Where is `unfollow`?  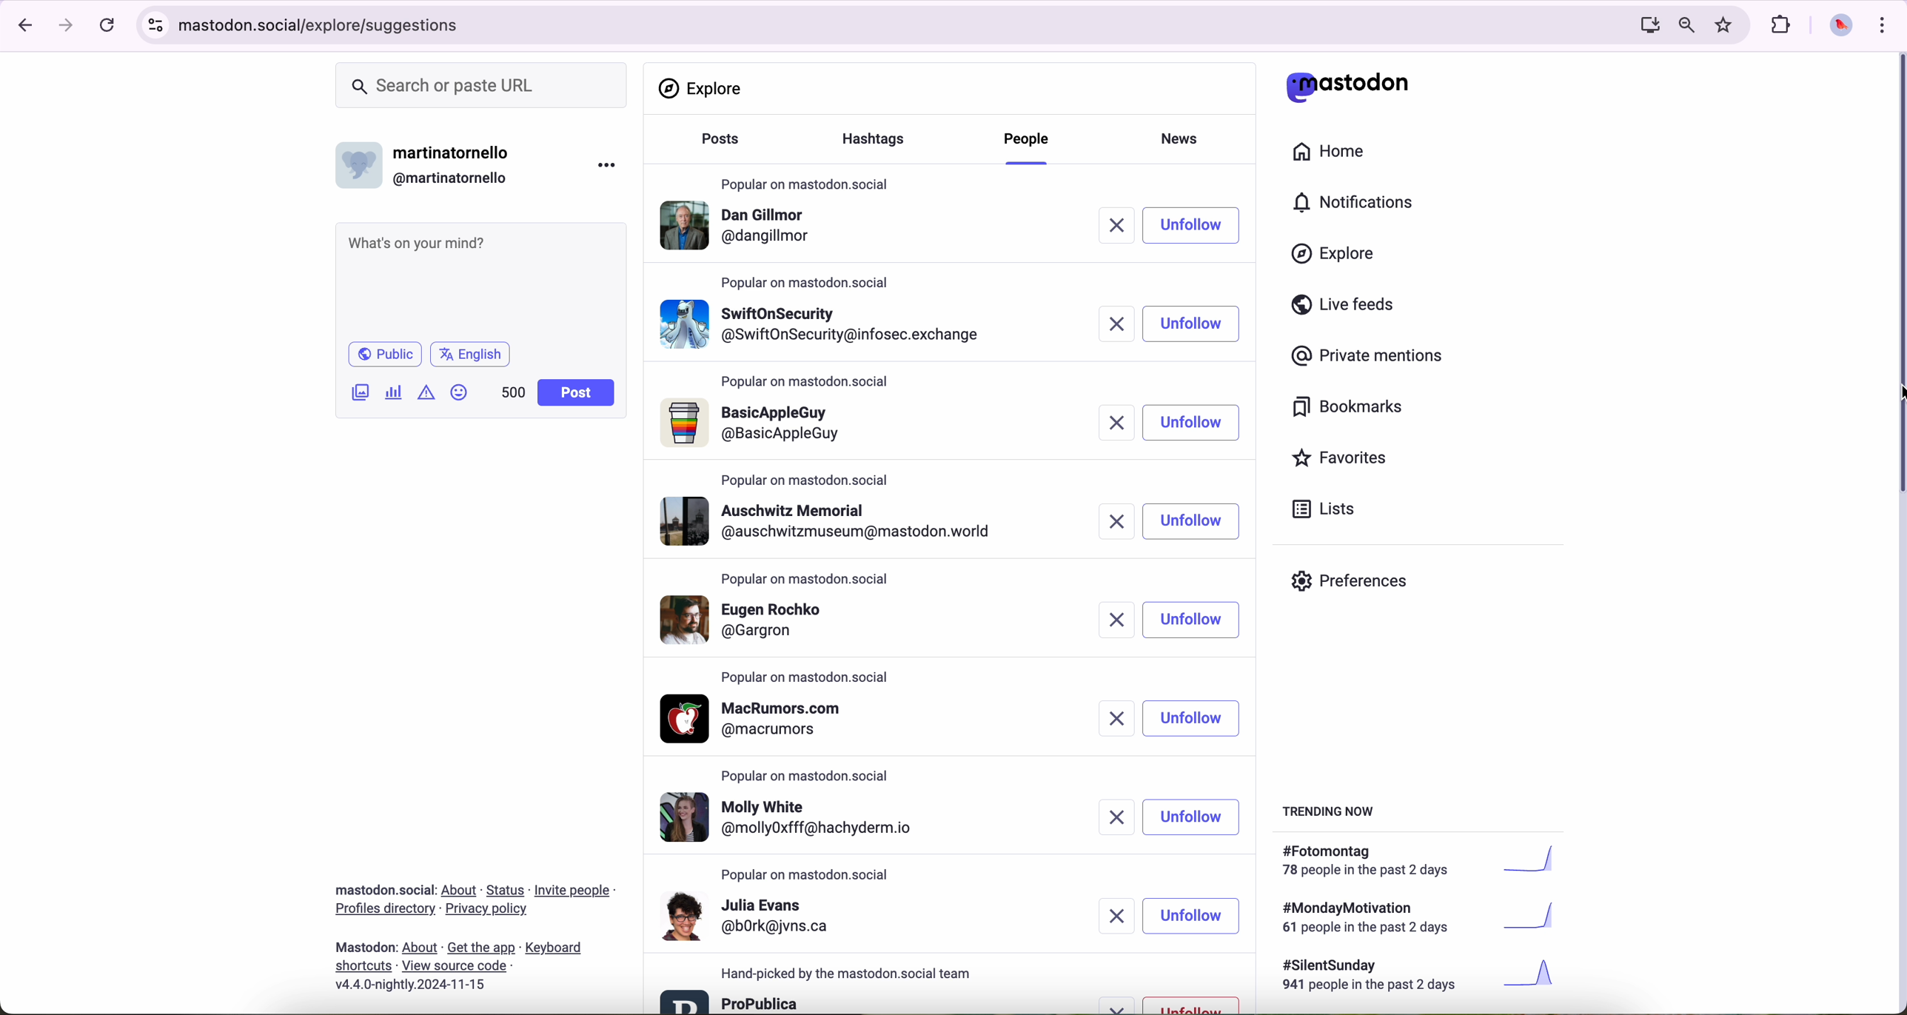 unfollow is located at coordinates (1194, 917).